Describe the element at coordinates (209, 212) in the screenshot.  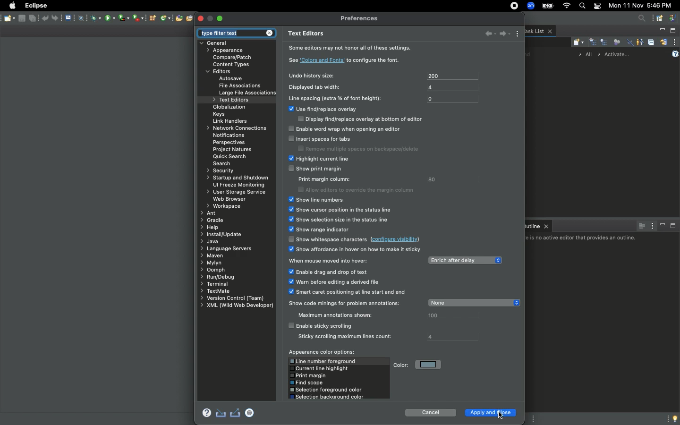
I see `Ant` at that location.